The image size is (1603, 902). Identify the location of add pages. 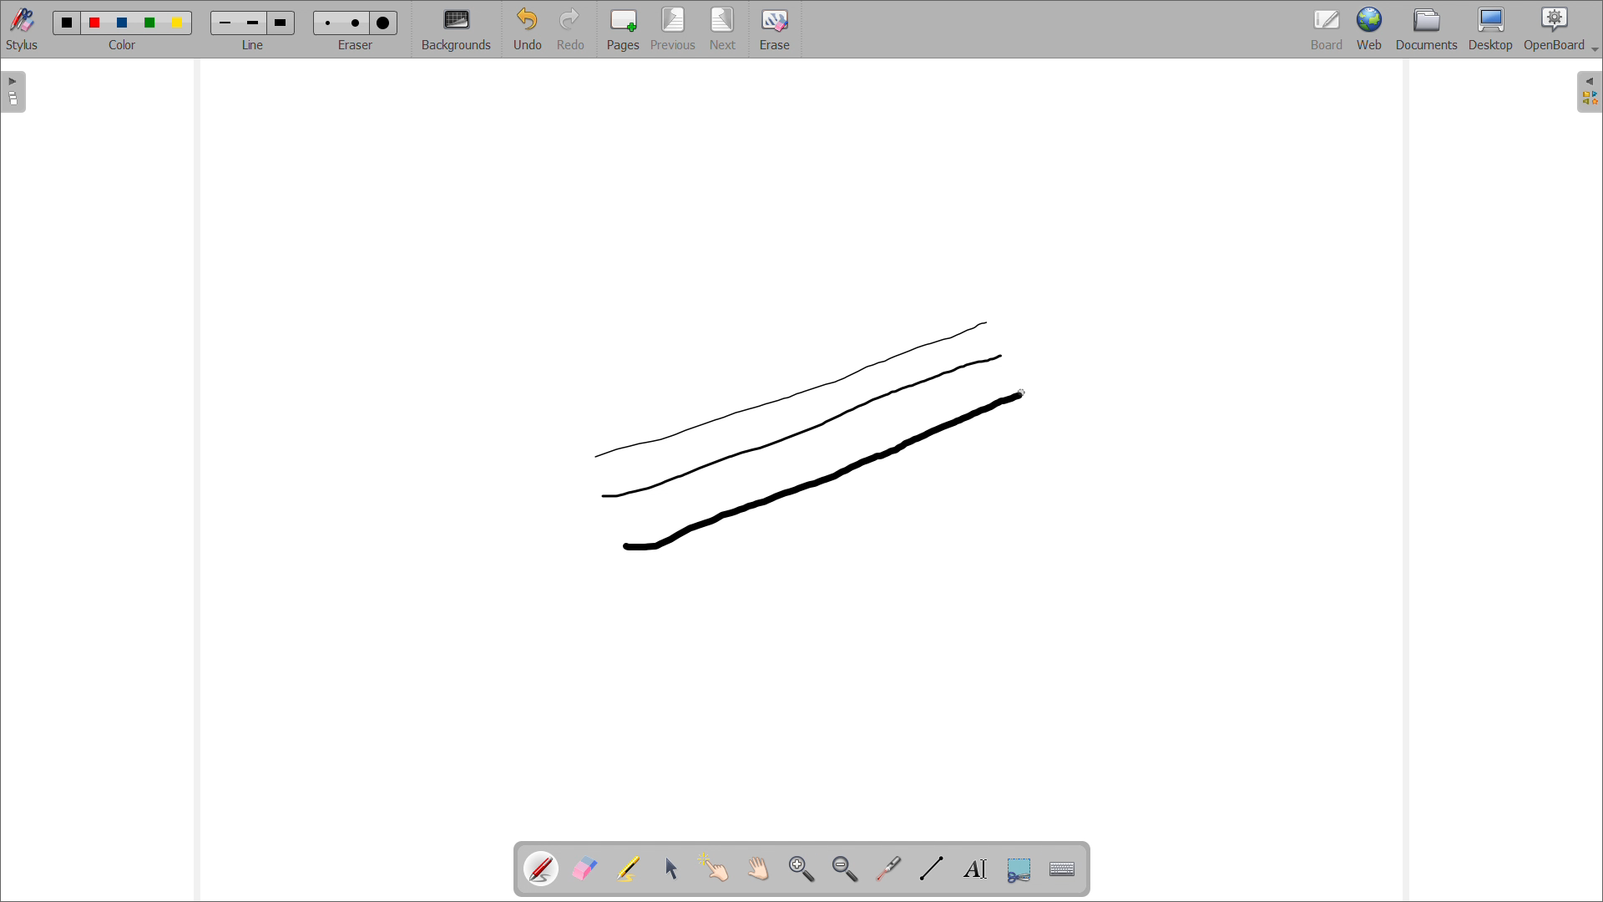
(624, 29).